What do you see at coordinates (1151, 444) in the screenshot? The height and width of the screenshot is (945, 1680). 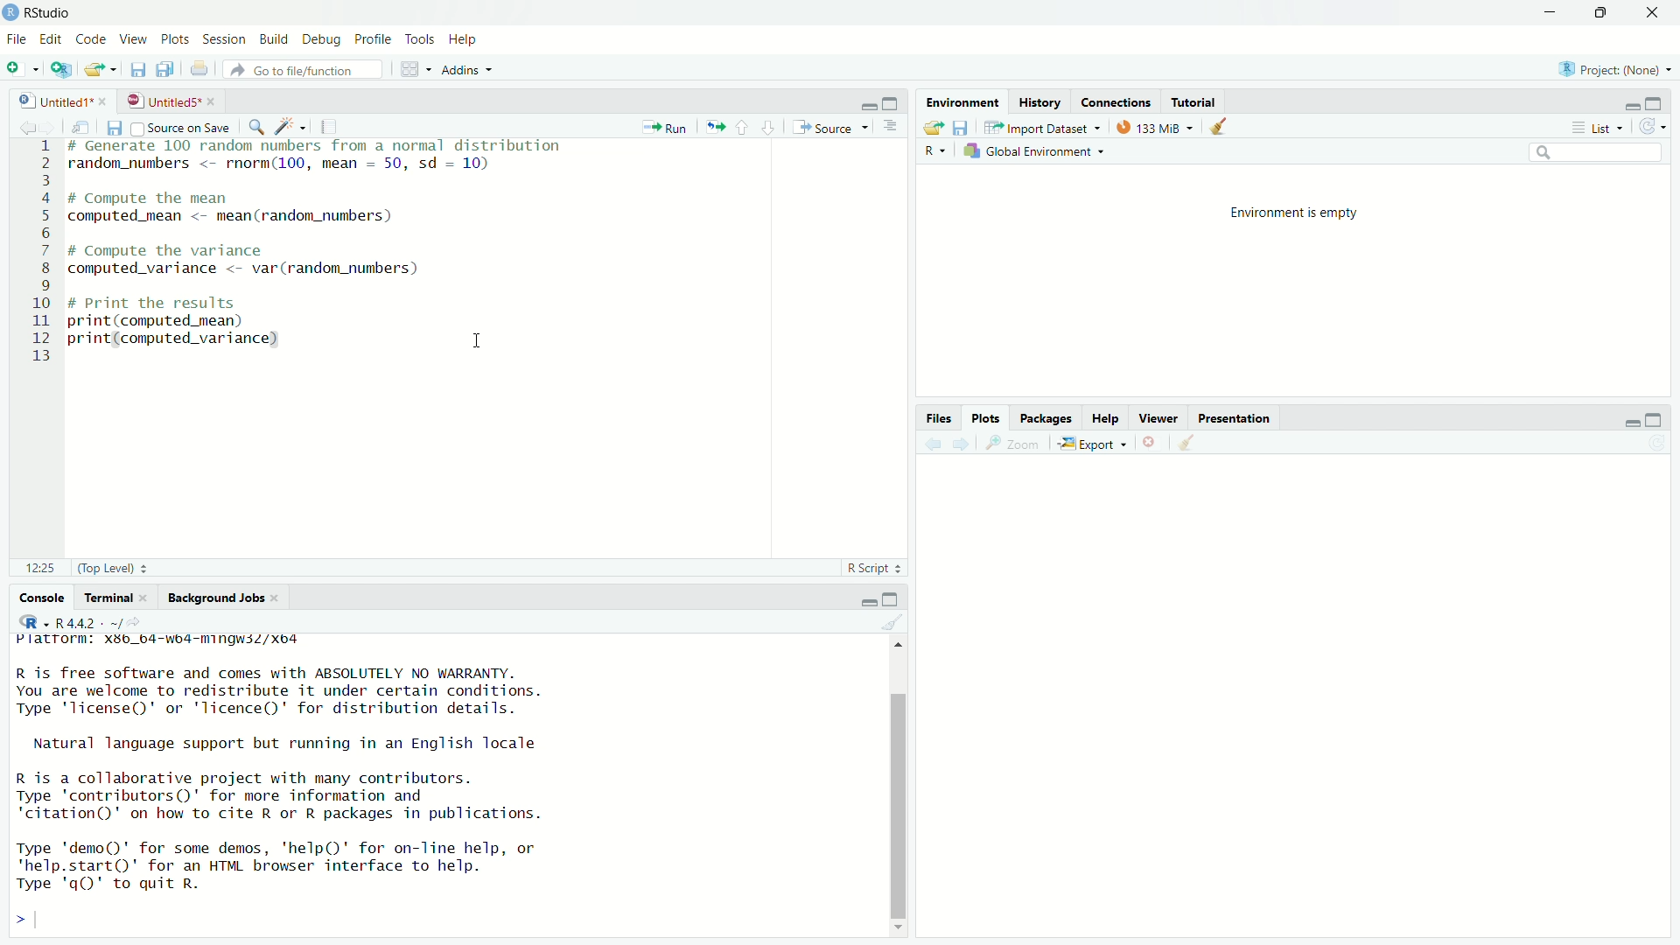 I see `remove the current plot` at bounding box center [1151, 444].